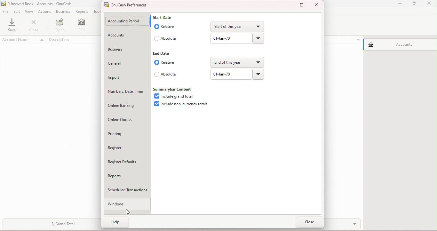 This screenshot has width=437, height=231. I want to click on Save, so click(13, 26).